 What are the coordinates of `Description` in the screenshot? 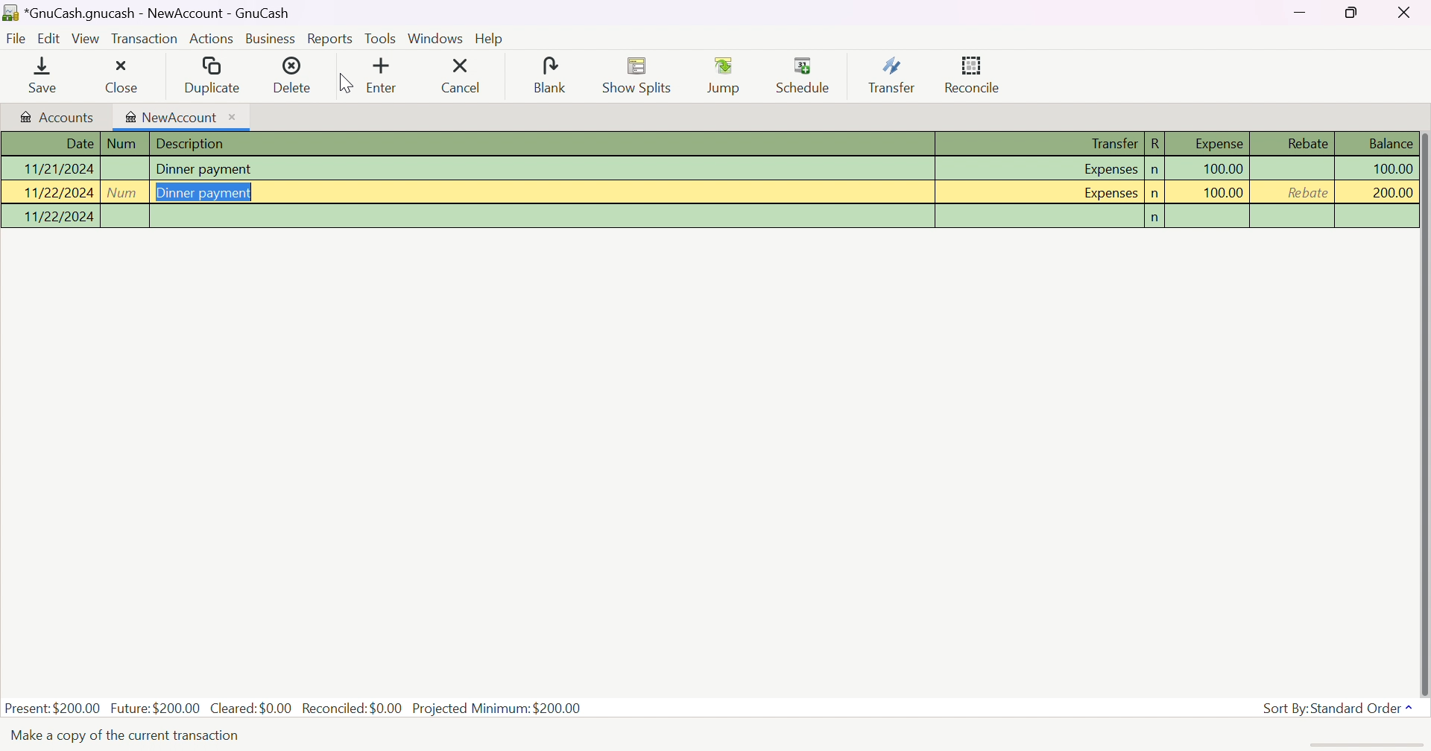 It's located at (195, 145).